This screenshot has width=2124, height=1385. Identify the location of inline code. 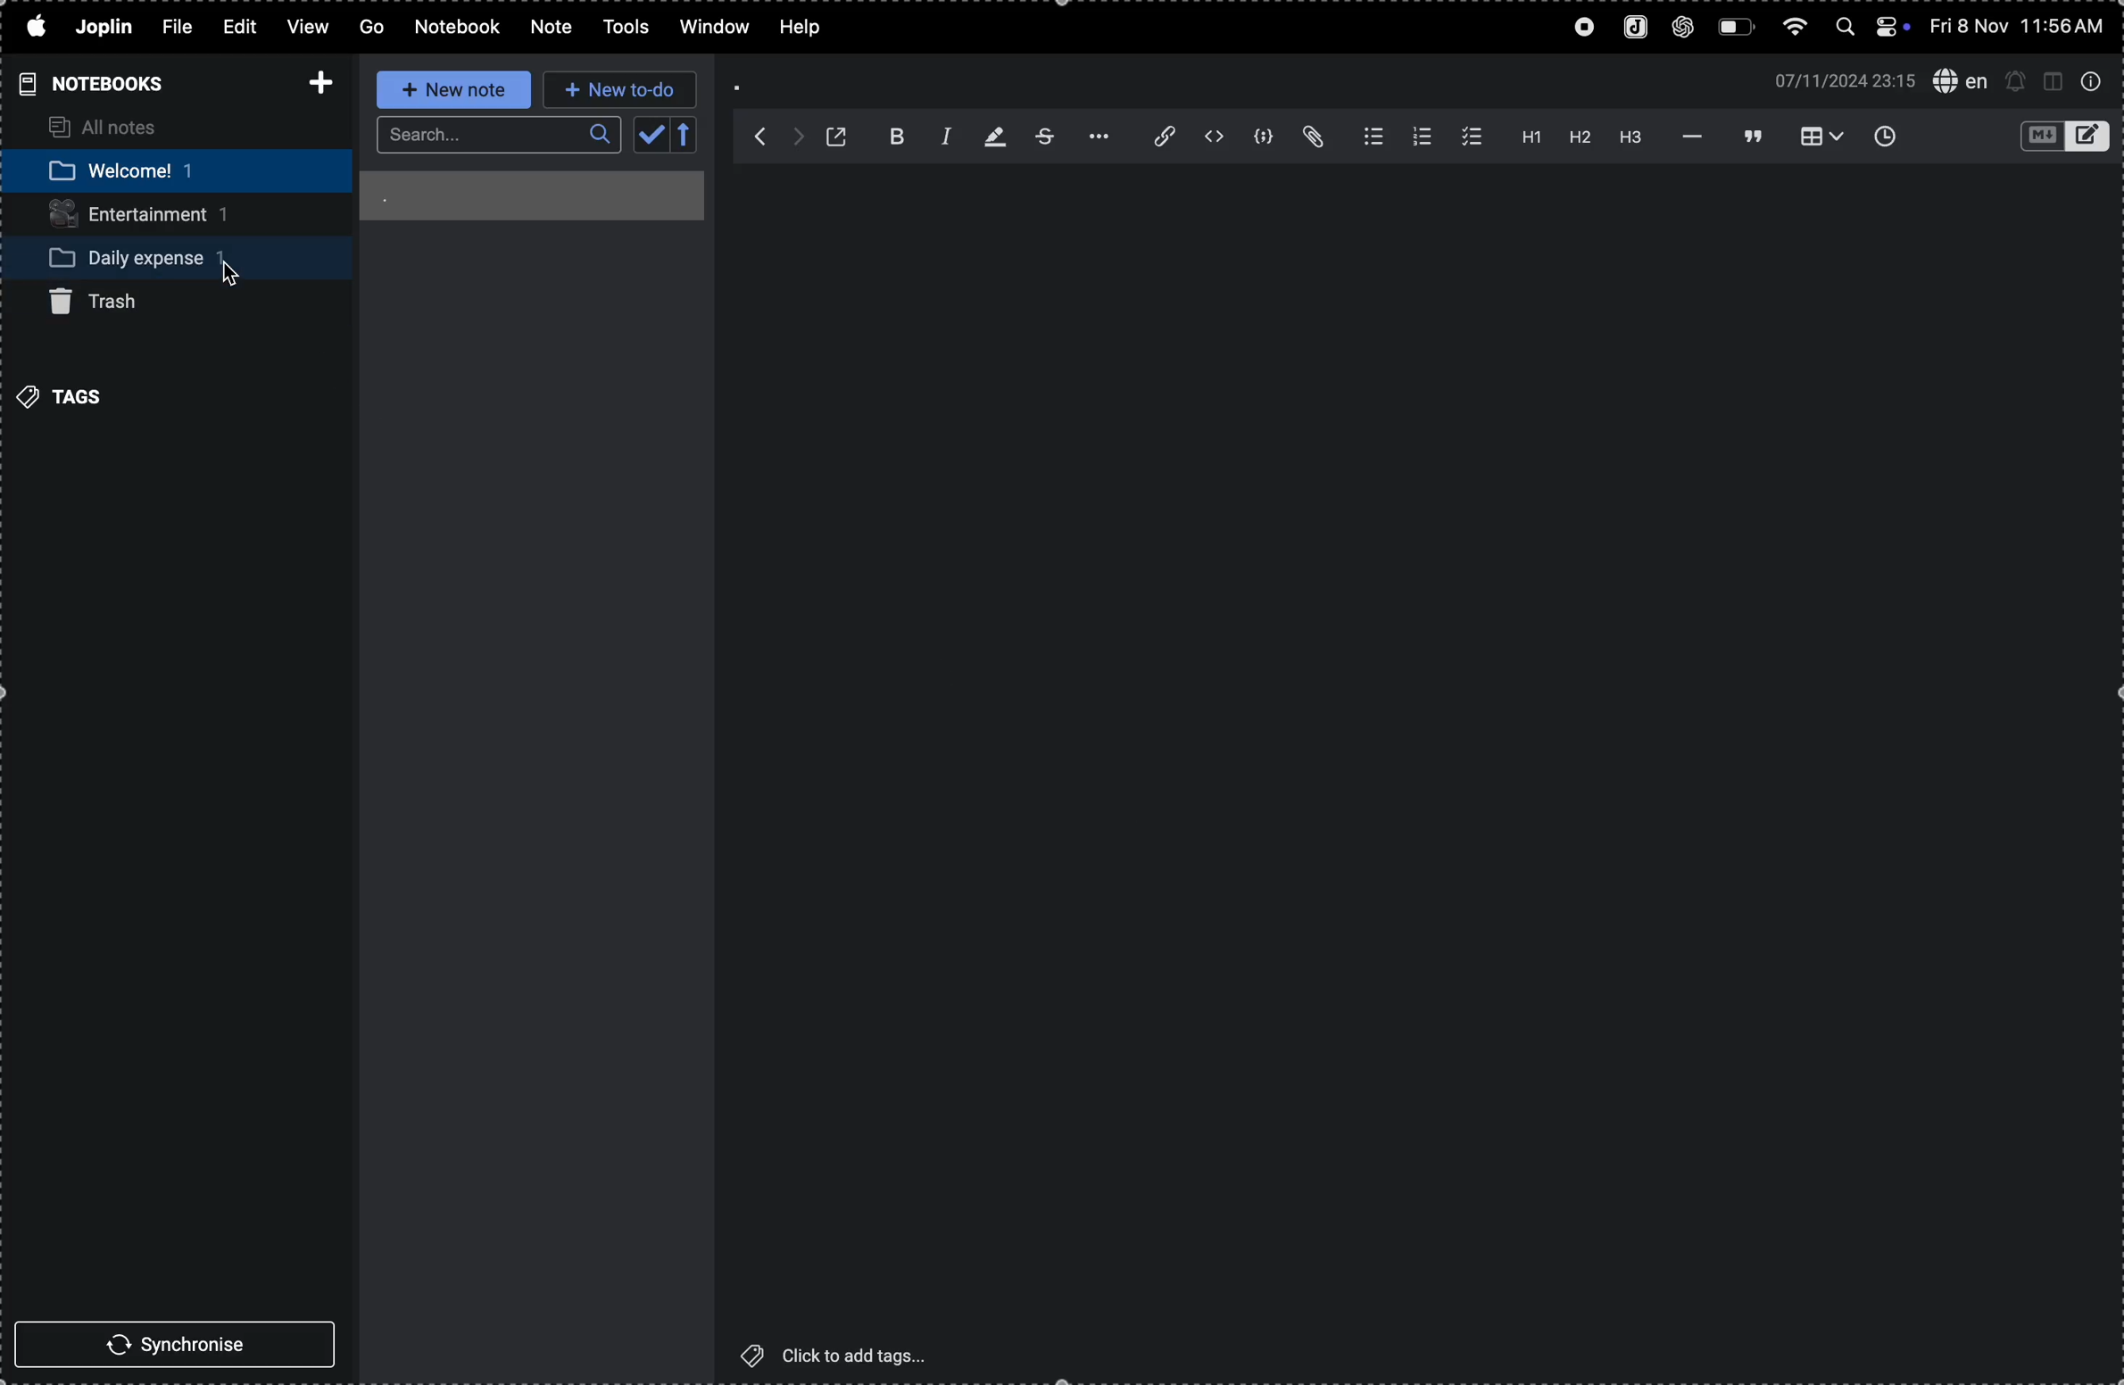
(1213, 137).